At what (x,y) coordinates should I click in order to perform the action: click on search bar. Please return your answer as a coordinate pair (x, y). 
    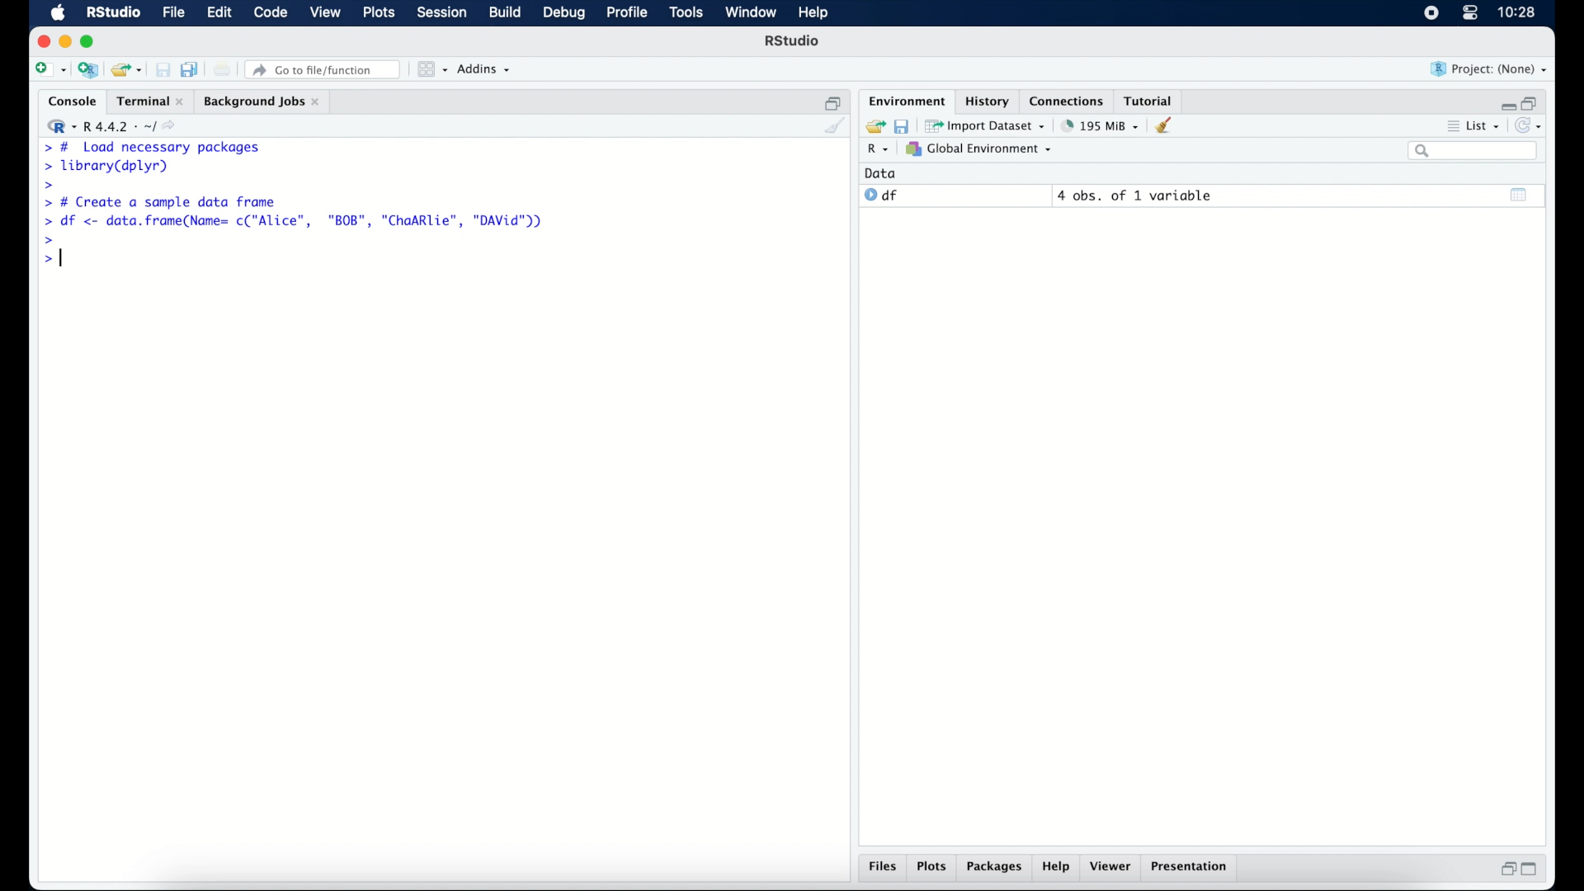
    Looking at the image, I should click on (1472, 152).